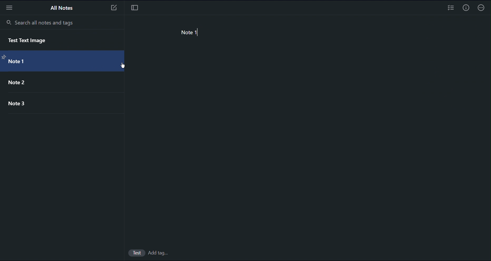  What do you see at coordinates (19, 83) in the screenshot?
I see `Note 2` at bounding box center [19, 83].